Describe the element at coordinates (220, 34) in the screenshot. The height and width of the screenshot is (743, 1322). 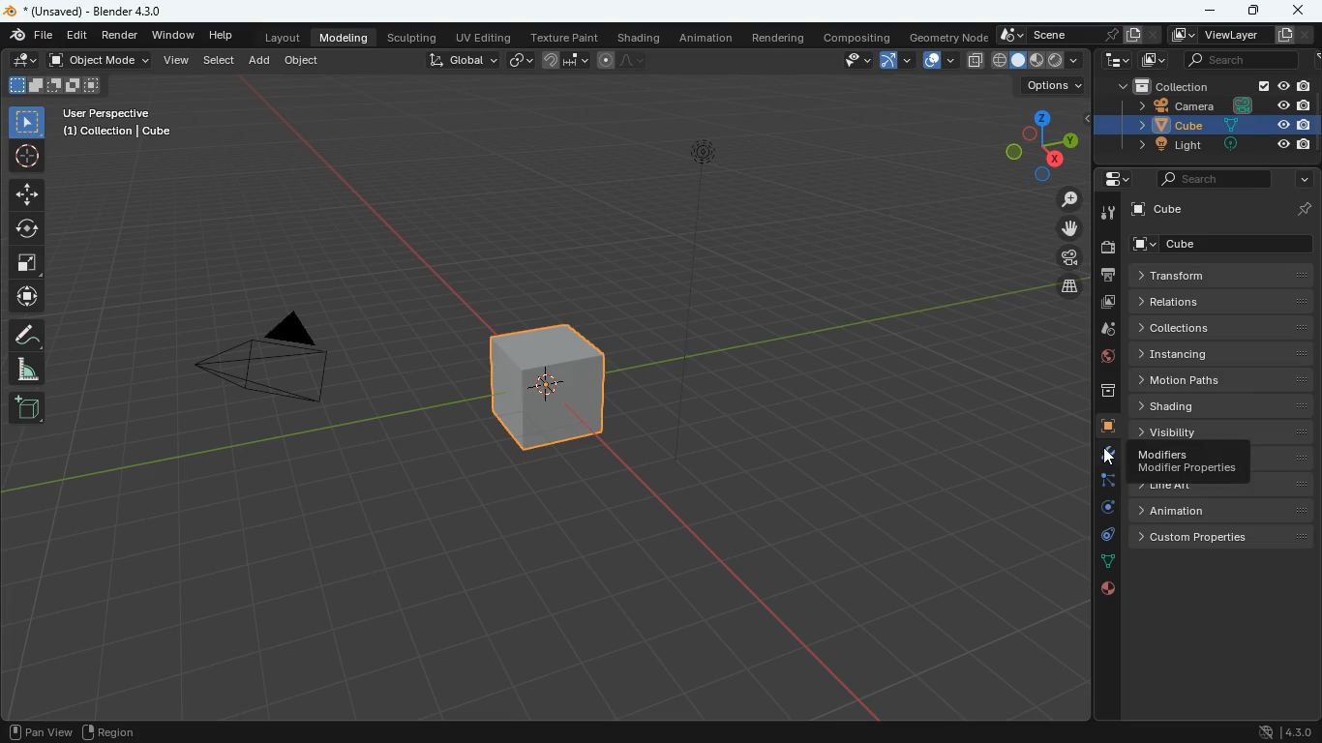
I see `help` at that location.